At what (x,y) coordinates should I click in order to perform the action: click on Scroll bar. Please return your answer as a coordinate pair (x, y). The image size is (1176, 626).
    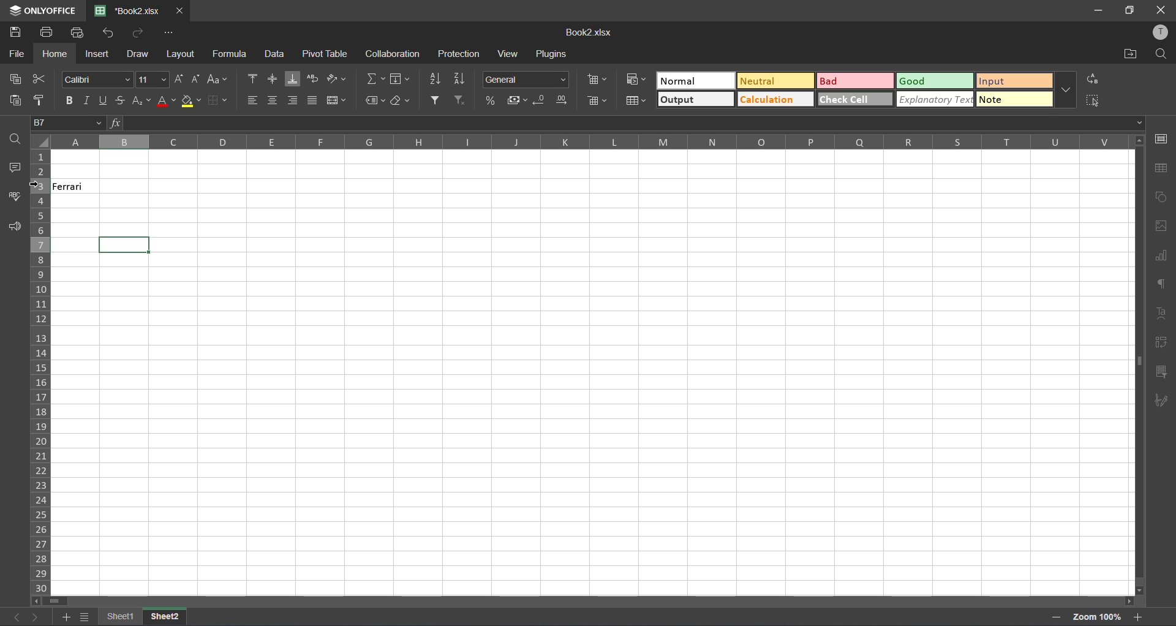
    Looking at the image, I should click on (594, 602).